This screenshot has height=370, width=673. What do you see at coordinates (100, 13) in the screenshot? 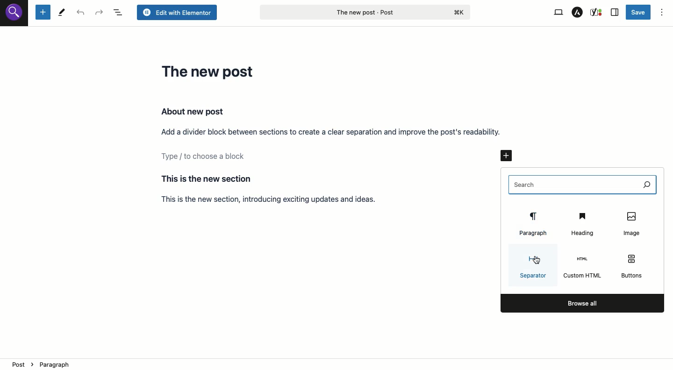
I see `Redo` at bounding box center [100, 13].